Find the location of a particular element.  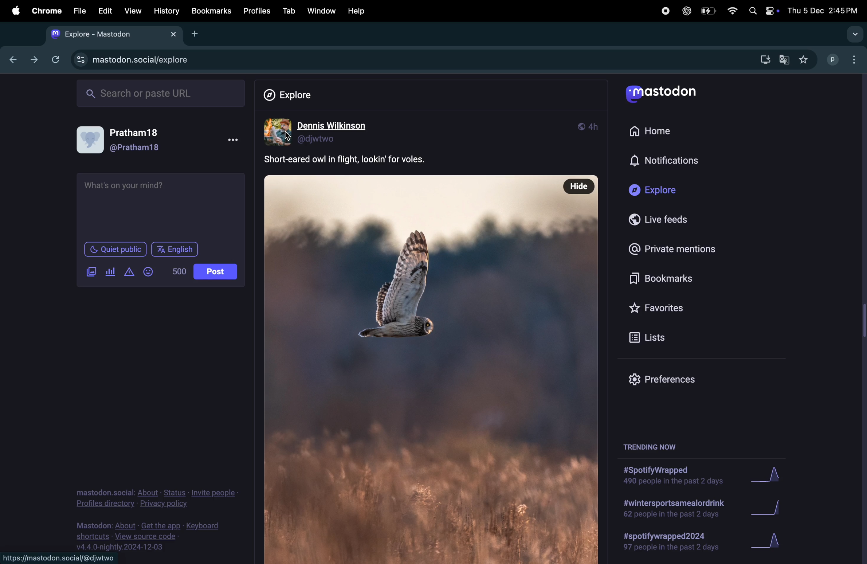

edit is located at coordinates (106, 12).